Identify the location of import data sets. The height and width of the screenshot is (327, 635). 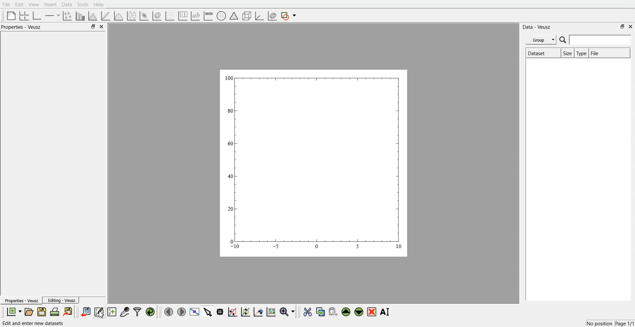
(85, 312).